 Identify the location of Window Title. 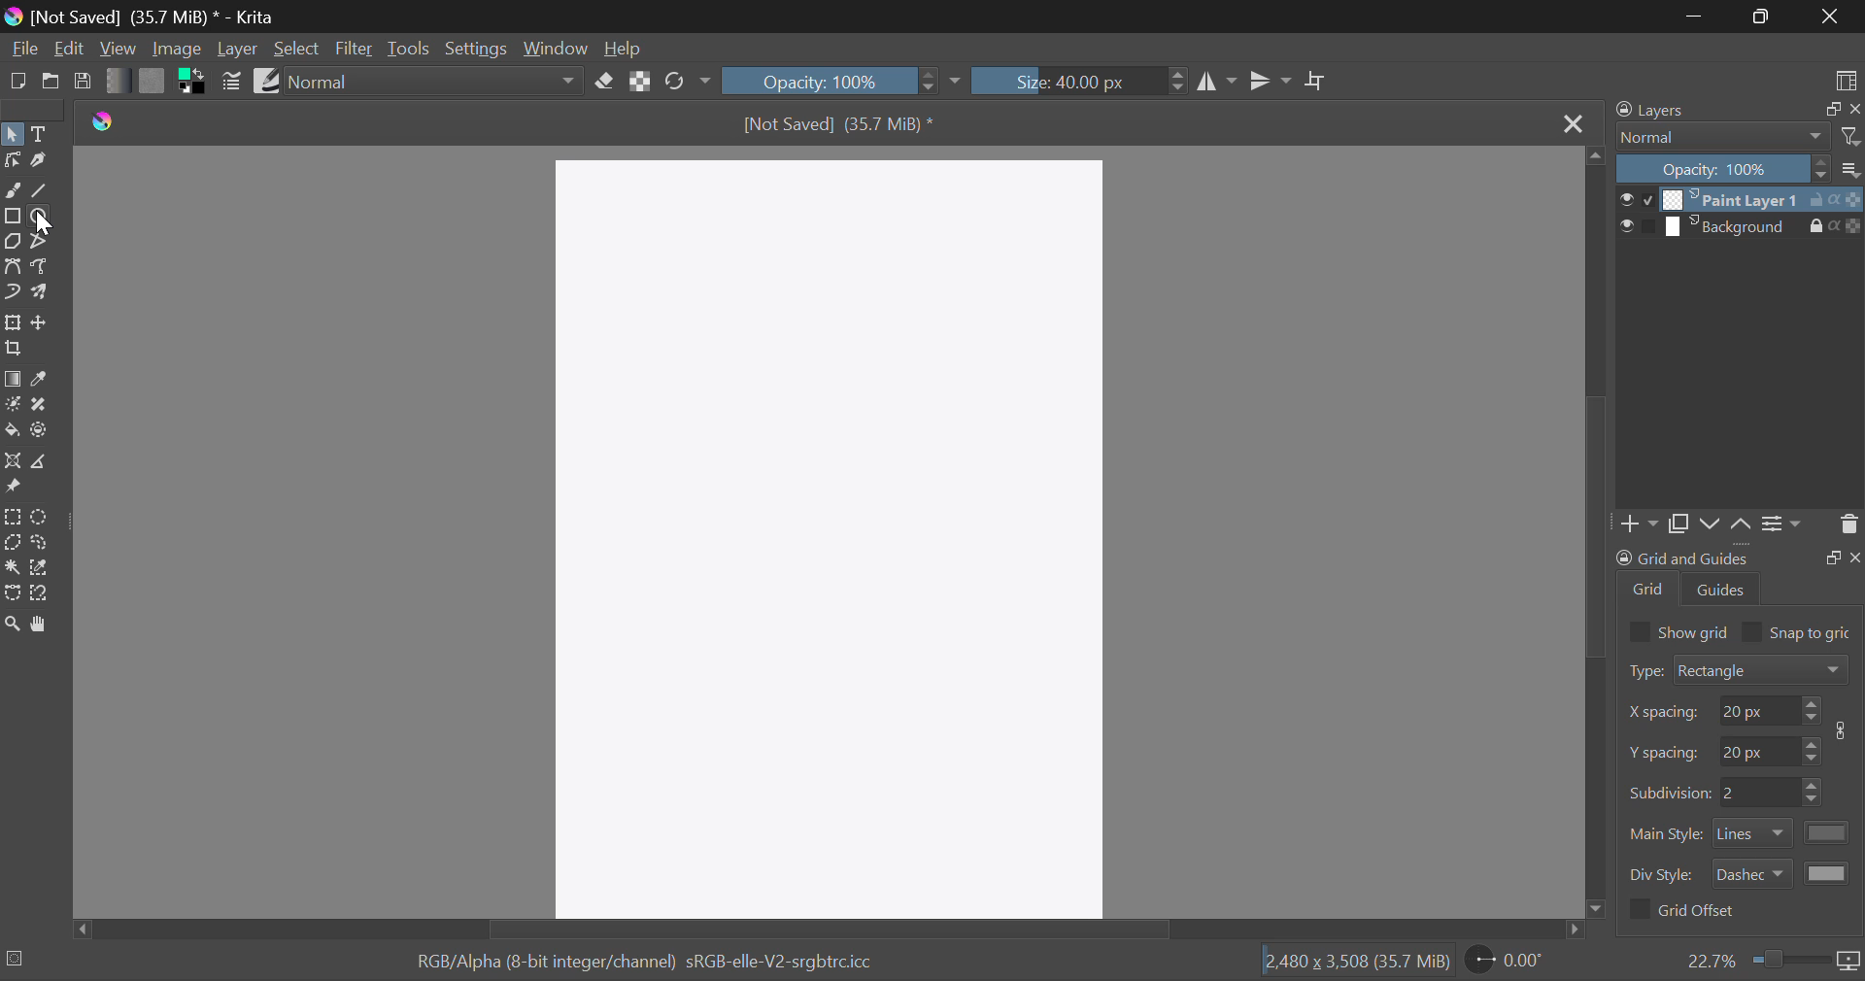
(142, 17).